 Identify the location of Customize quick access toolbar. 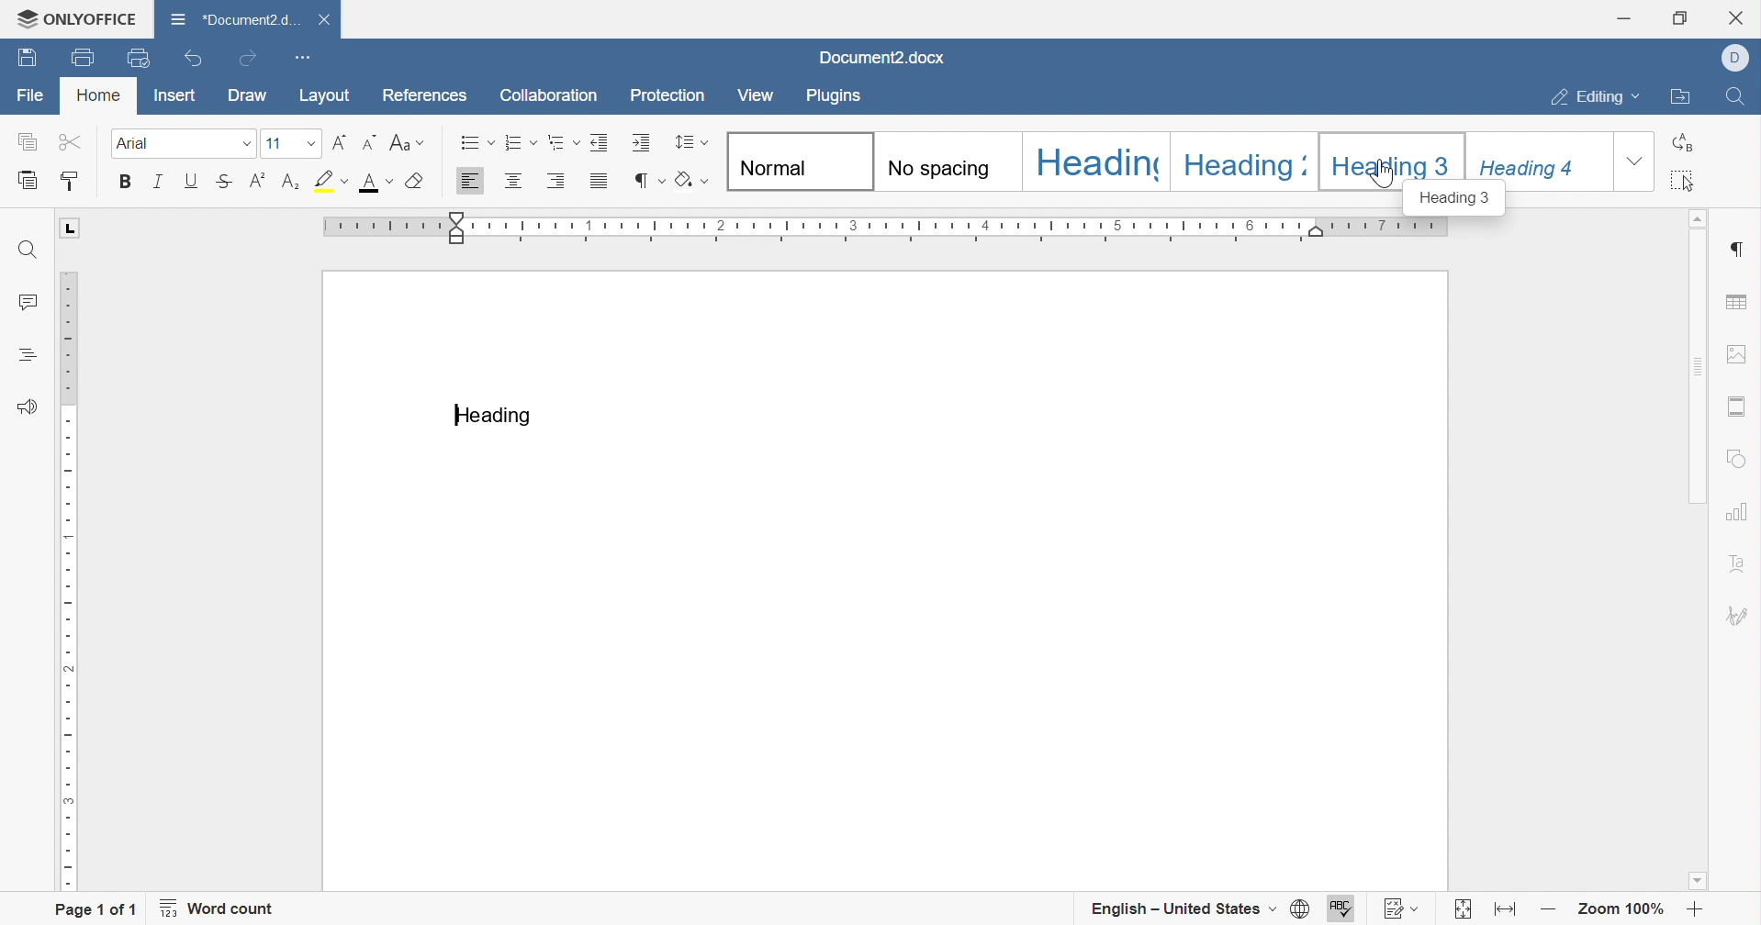
(306, 57).